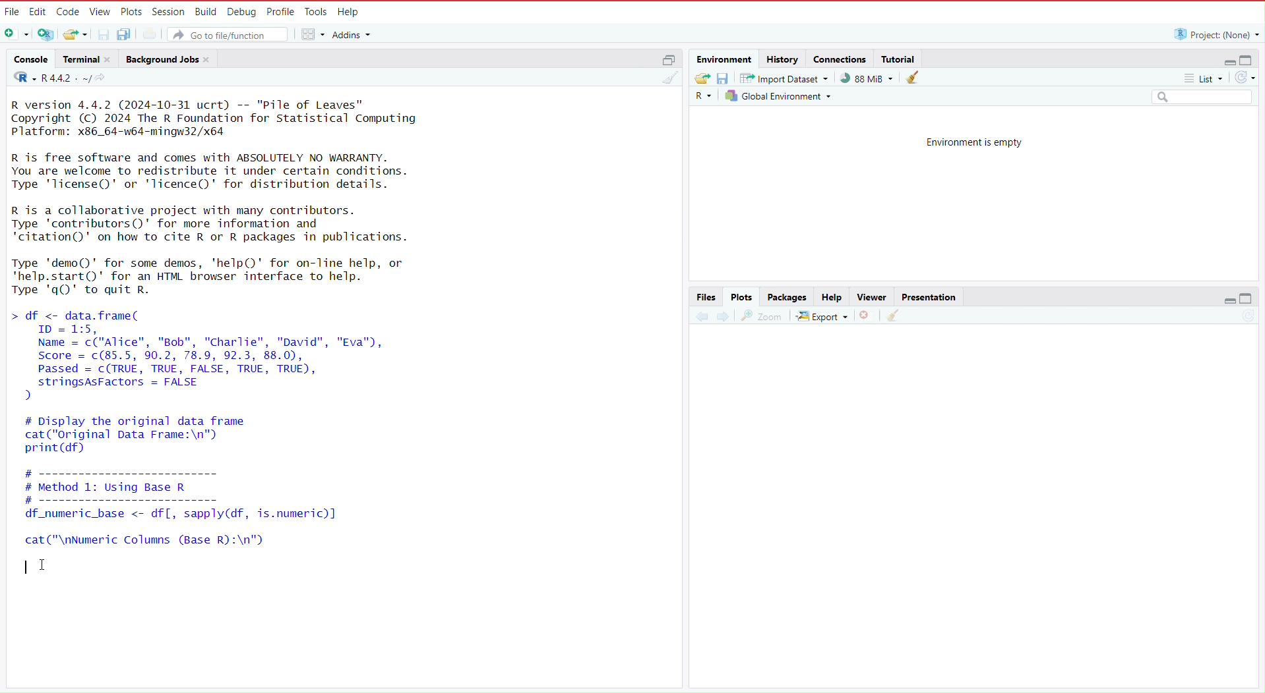 This screenshot has height=693, width=1265. What do you see at coordinates (784, 58) in the screenshot?
I see `history` at bounding box center [784, 58].